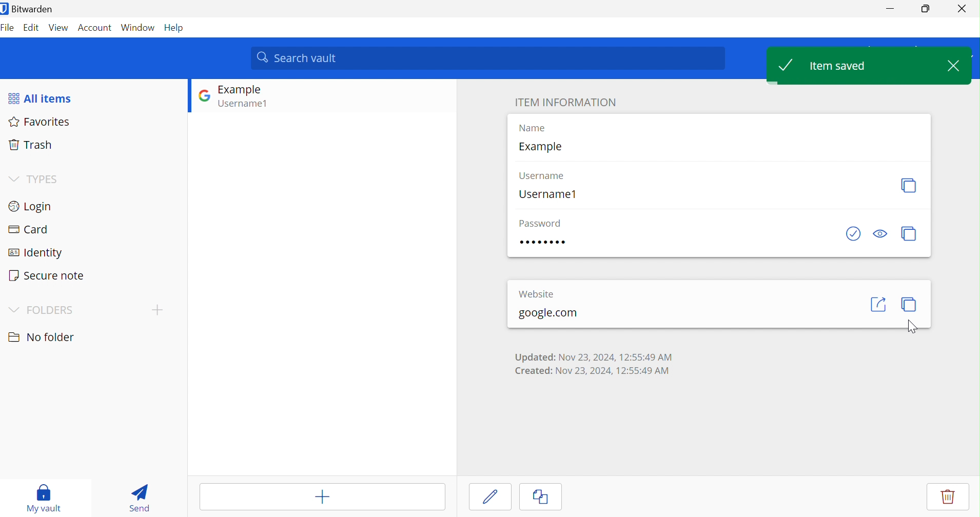 The image size is (980, 517). I want to click on Copy Password, so click(909, 233).